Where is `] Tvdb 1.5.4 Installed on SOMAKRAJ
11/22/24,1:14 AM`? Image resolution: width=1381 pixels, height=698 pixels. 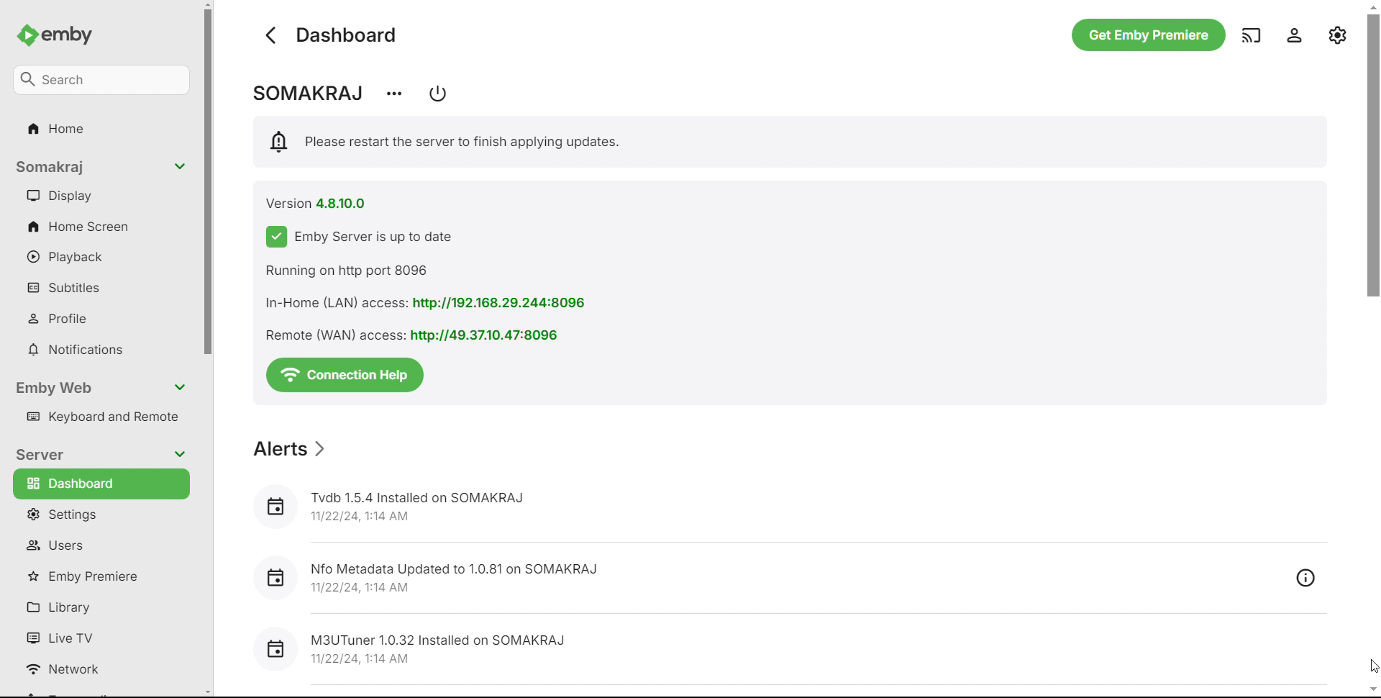
] Tvdb 1.5.4 Installed on SOMAKRAJ
11/22/24,1:14 AM is located at coordinates (389, 504).